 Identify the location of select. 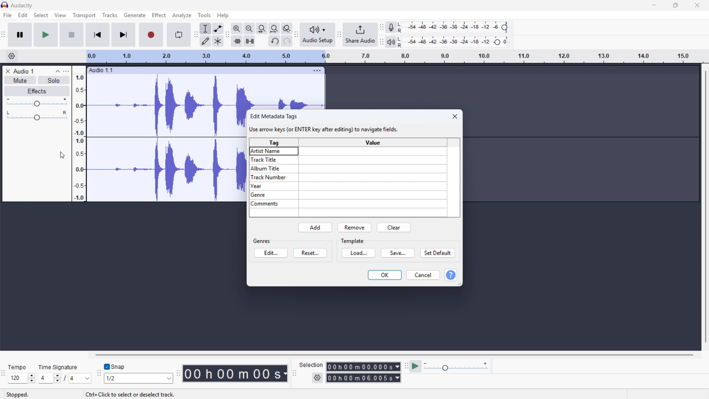
(41, 15).